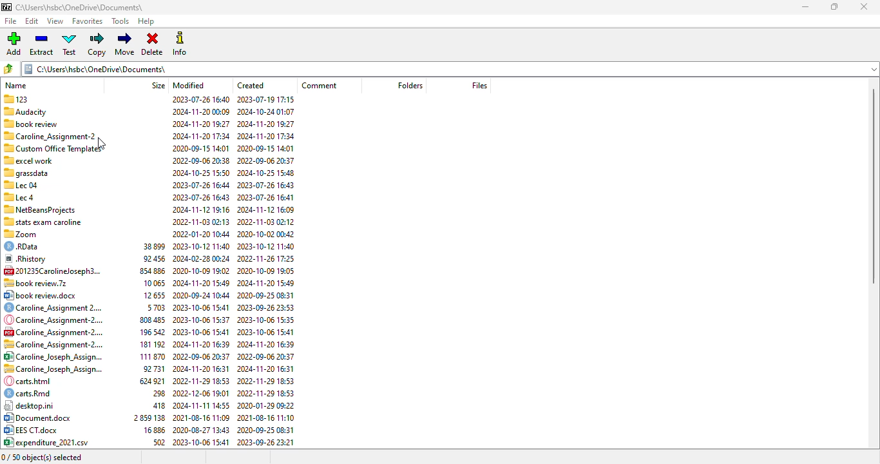 This screenshot has height=464, width=880. Describe the element at coordinates (479, 84) in the screenshot. I see `files` at that location.